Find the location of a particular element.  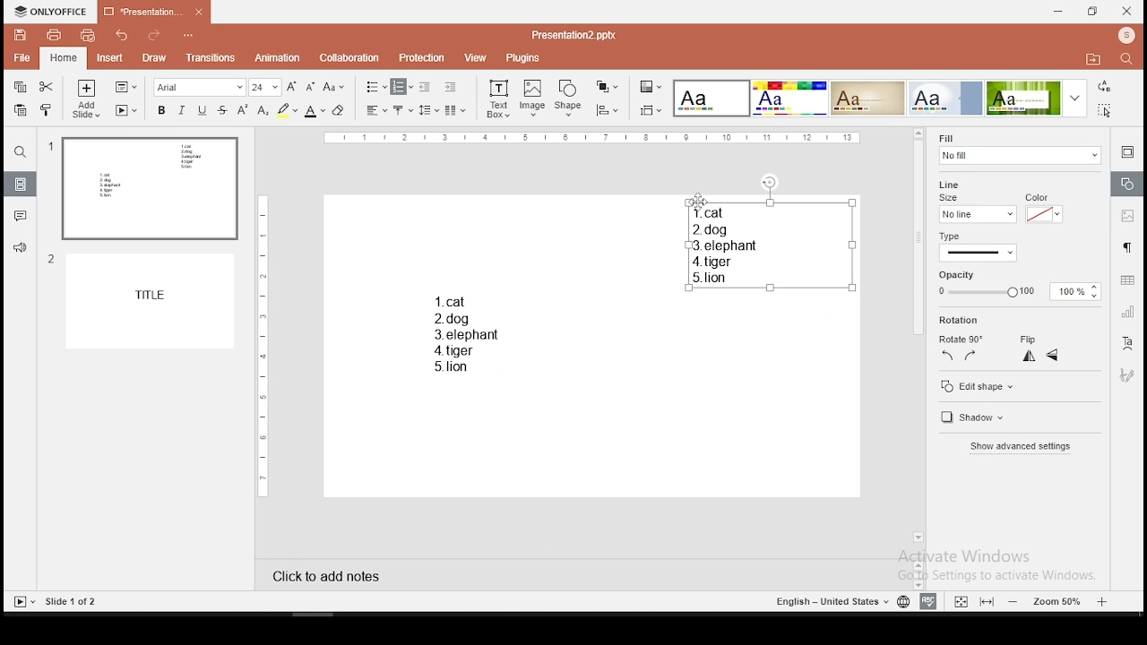

opacity is located at coordinates (1020, 285).